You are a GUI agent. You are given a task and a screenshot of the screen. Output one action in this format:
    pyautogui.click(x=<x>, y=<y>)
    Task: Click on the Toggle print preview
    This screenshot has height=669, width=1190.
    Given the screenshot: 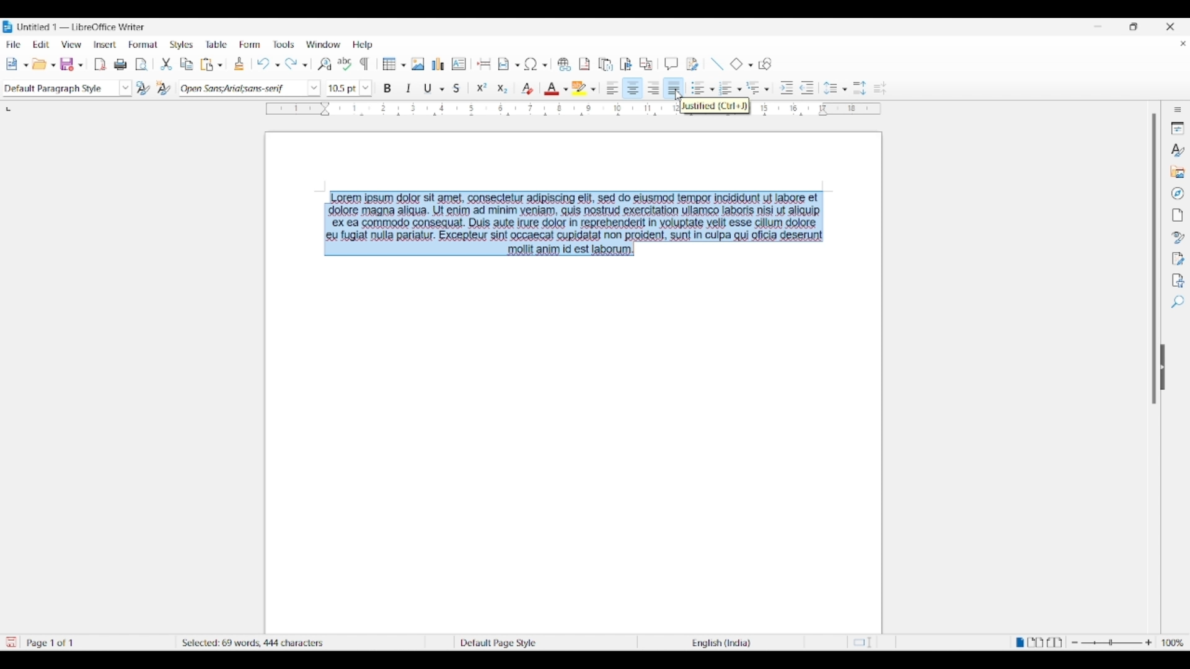 What is the action you would take?
    pyautogui.click(x=142, y=64)
    